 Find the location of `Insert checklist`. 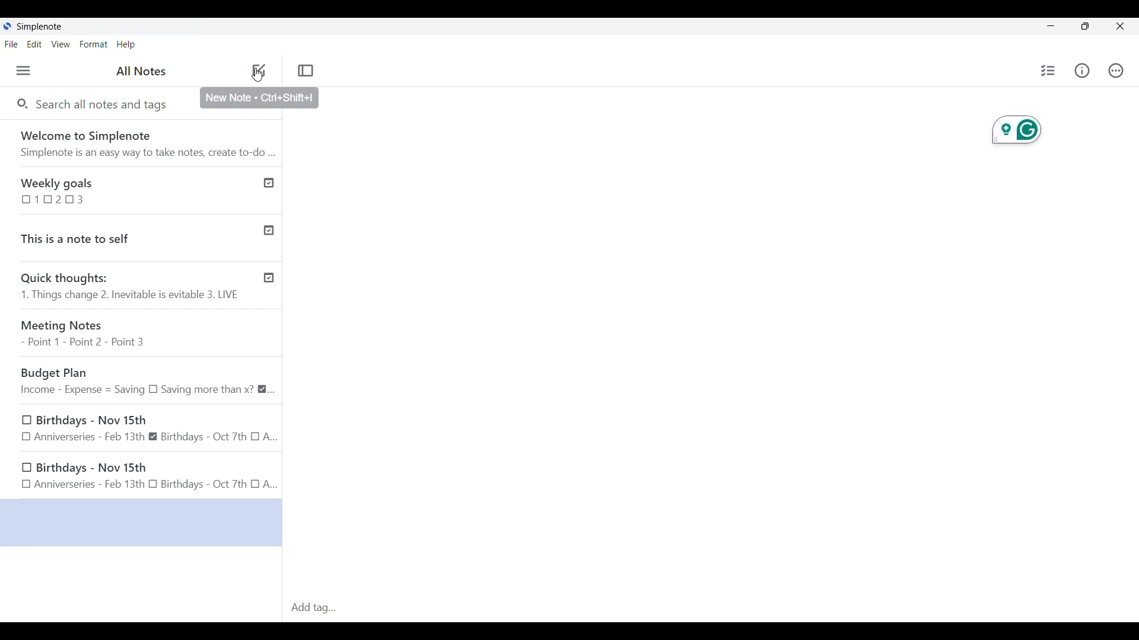

Insert checklist is located at coordinates (1049, 71).